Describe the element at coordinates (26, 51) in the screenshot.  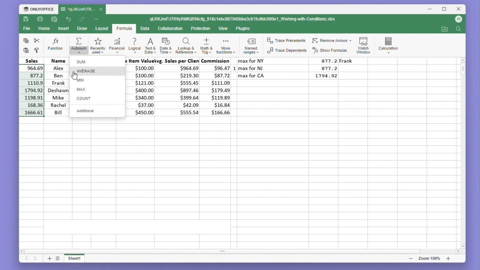
I see `paste` at that location.